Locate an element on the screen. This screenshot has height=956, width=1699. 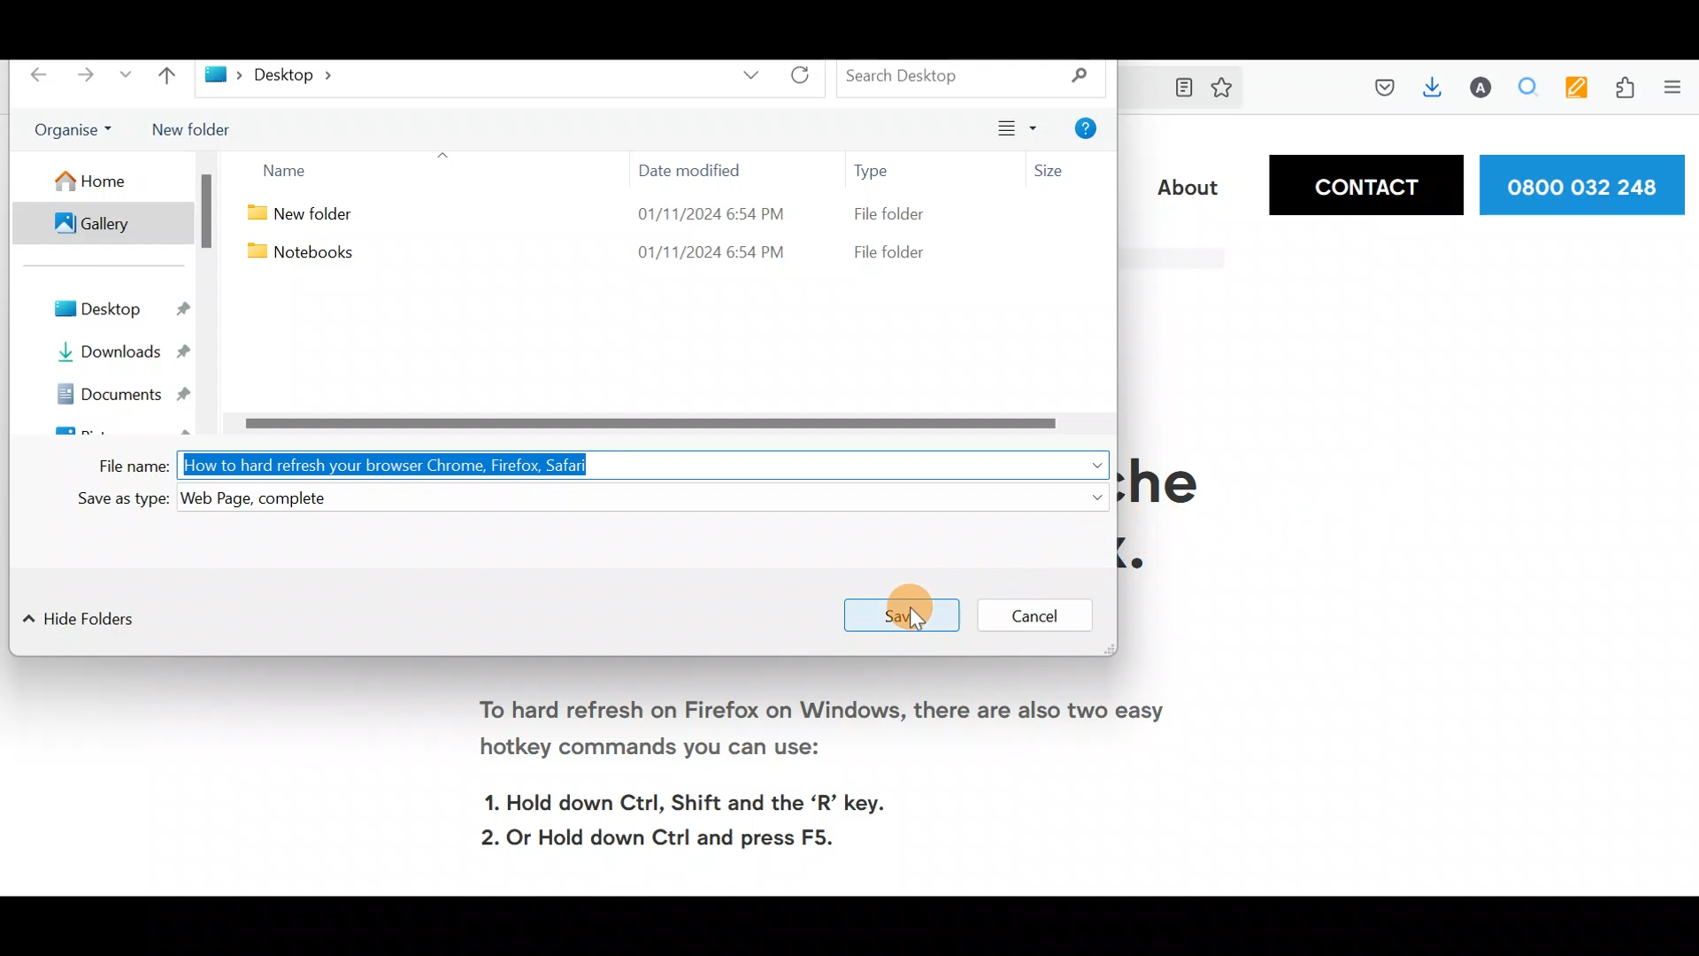
Organize is located at coordinates (77, 129).